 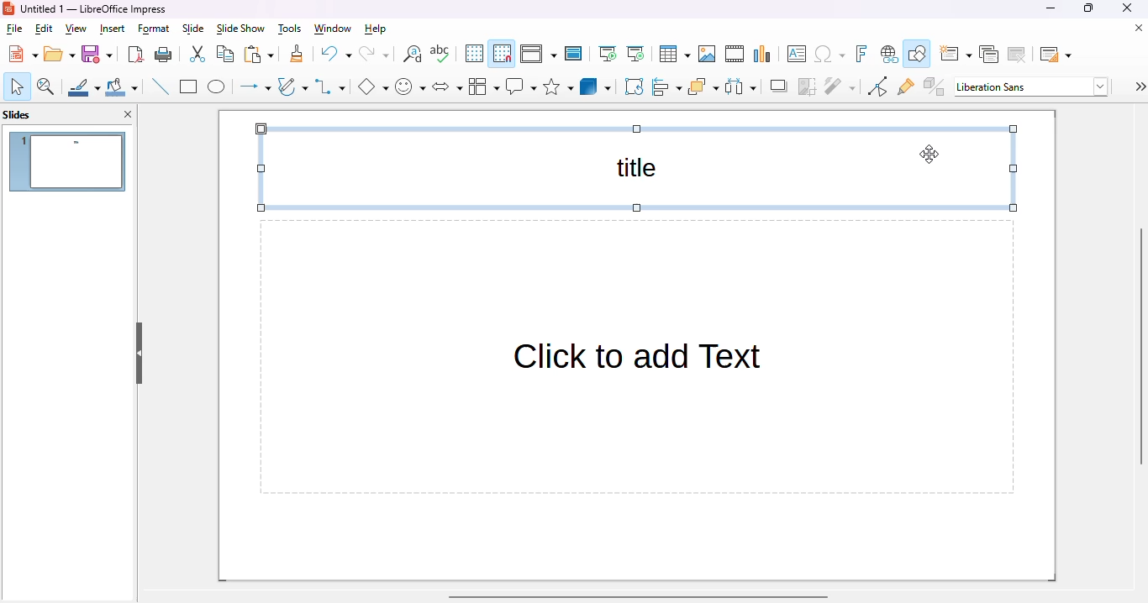 What do you see at coordinates (474, 53) in the screenshot?
I see `display grid` at bounding box center [474, 53].